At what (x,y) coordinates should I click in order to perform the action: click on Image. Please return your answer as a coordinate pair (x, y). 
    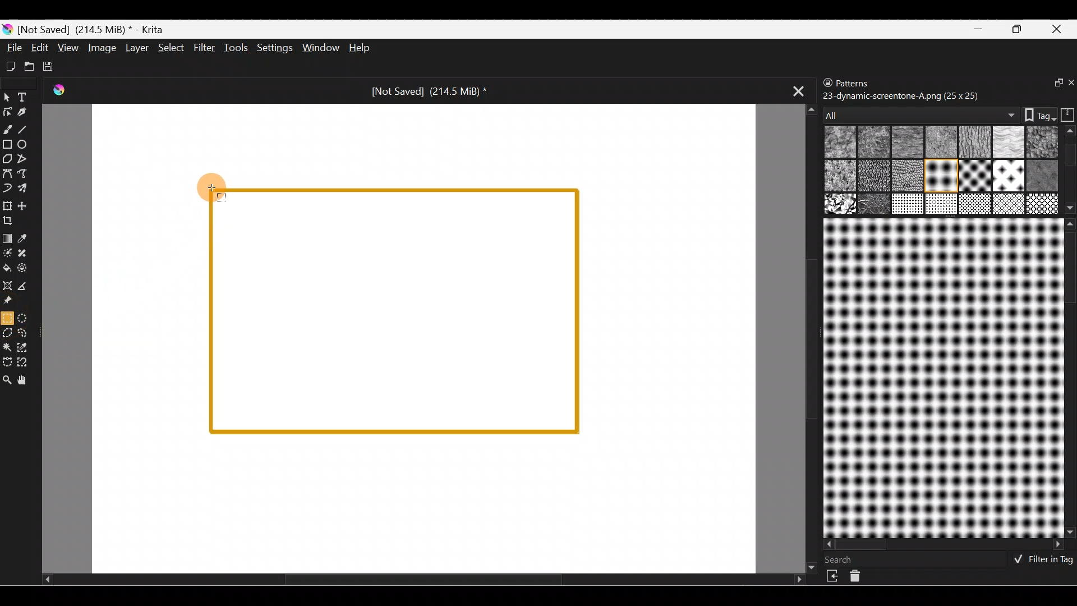
    Looking at the image, I should click on (100, 48).